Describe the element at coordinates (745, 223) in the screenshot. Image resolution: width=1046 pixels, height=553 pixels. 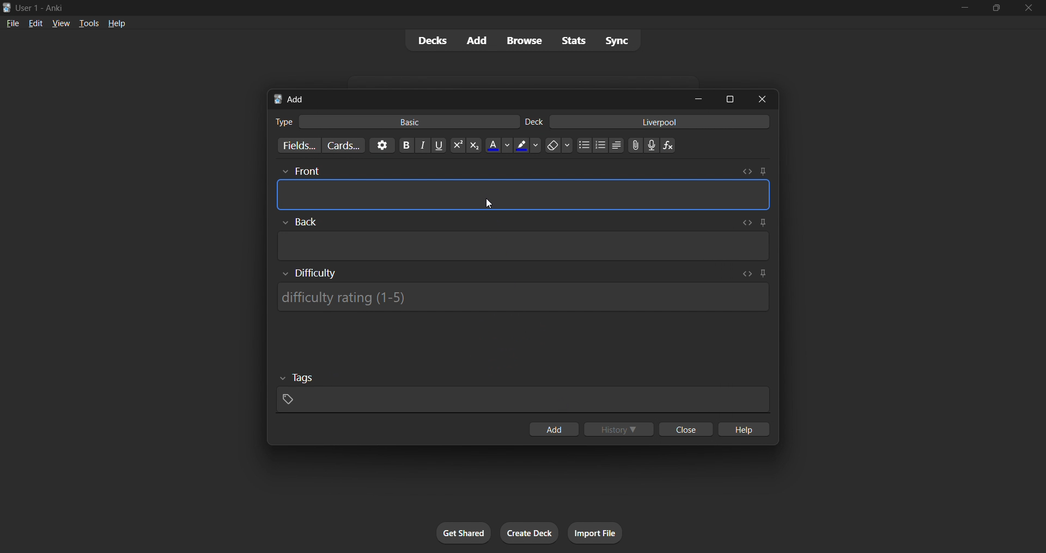
I see `Toggle HTML editor` at that location.